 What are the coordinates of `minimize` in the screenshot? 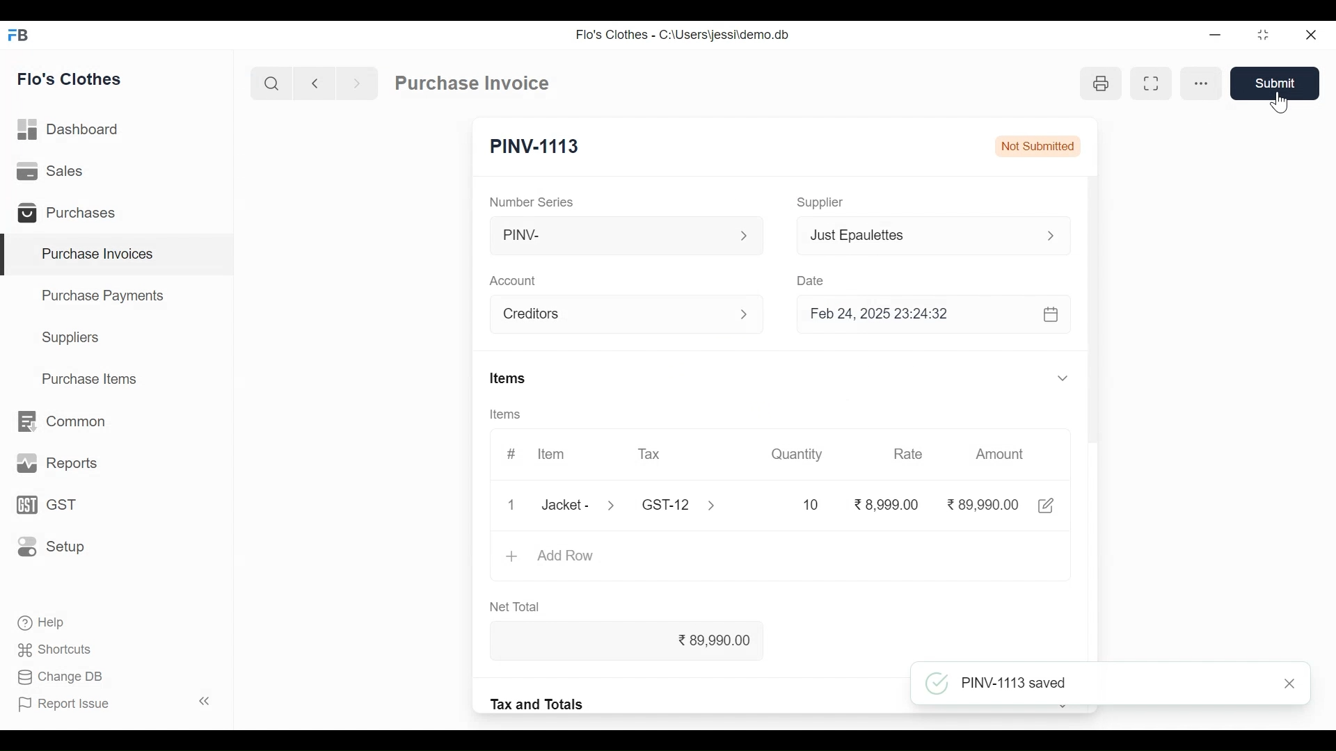 It's located at (1216, 35).